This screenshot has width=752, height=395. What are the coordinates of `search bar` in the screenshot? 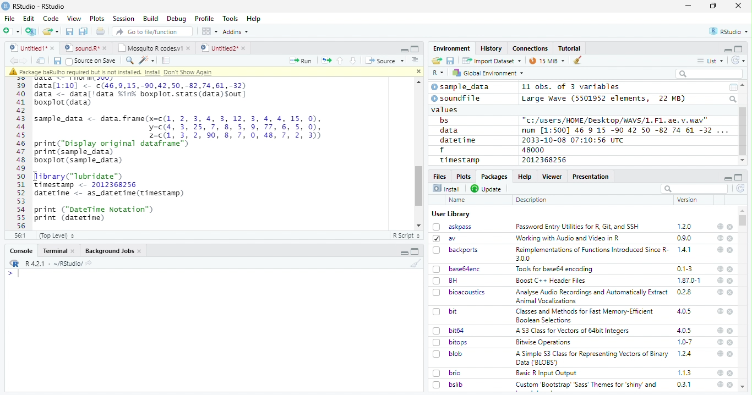 It's located at (693, 188).